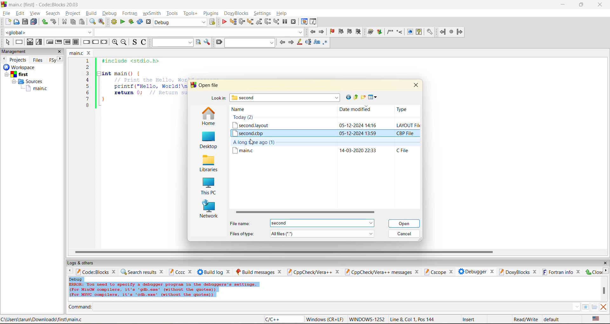 This screenshot has width=610, height=324. What do you see at coordinates (210, 272) in the screenshot?
I see `build log` at bounding box center [210, 272].